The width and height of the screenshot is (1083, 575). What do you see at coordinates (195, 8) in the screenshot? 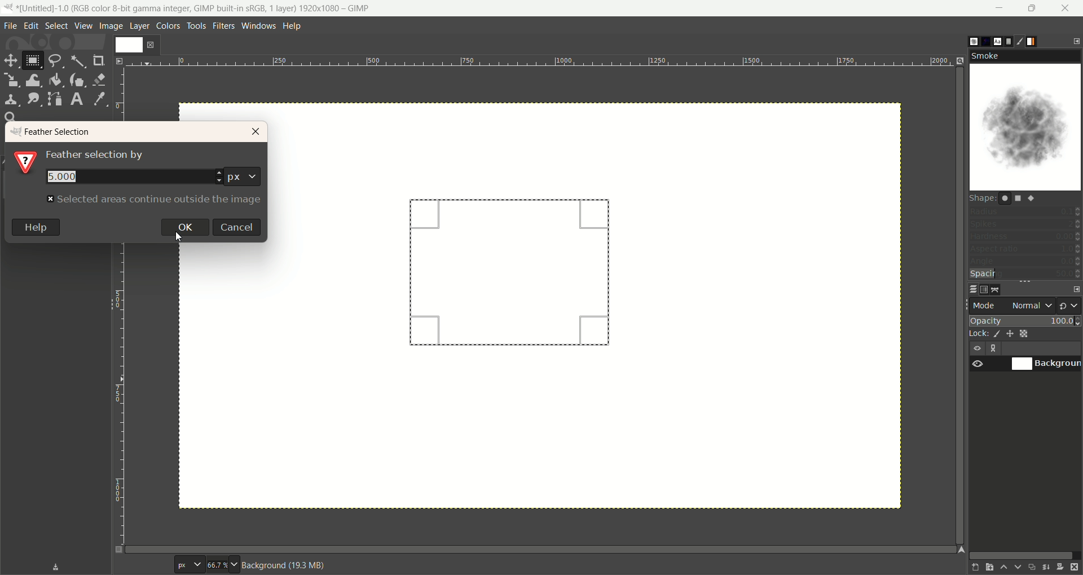
I see `title` at bounding box center [195, 8].